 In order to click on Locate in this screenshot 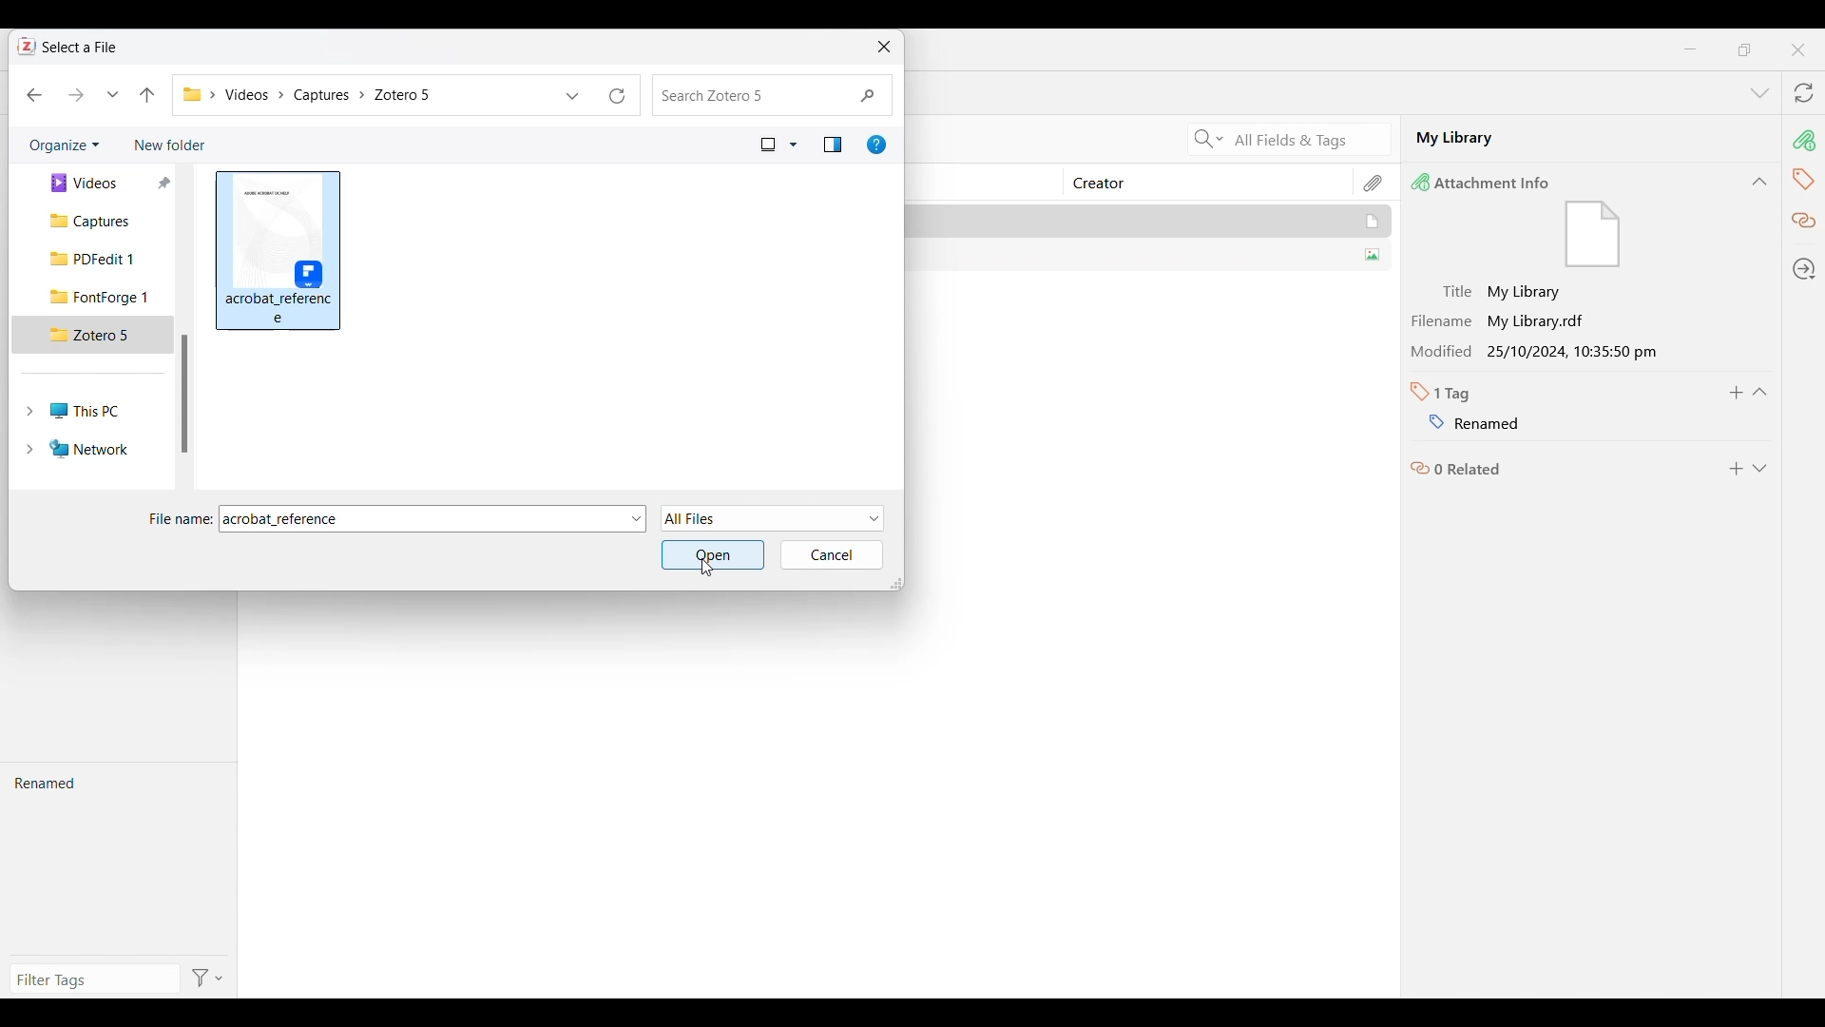, I will do `click(1803, 269)`.